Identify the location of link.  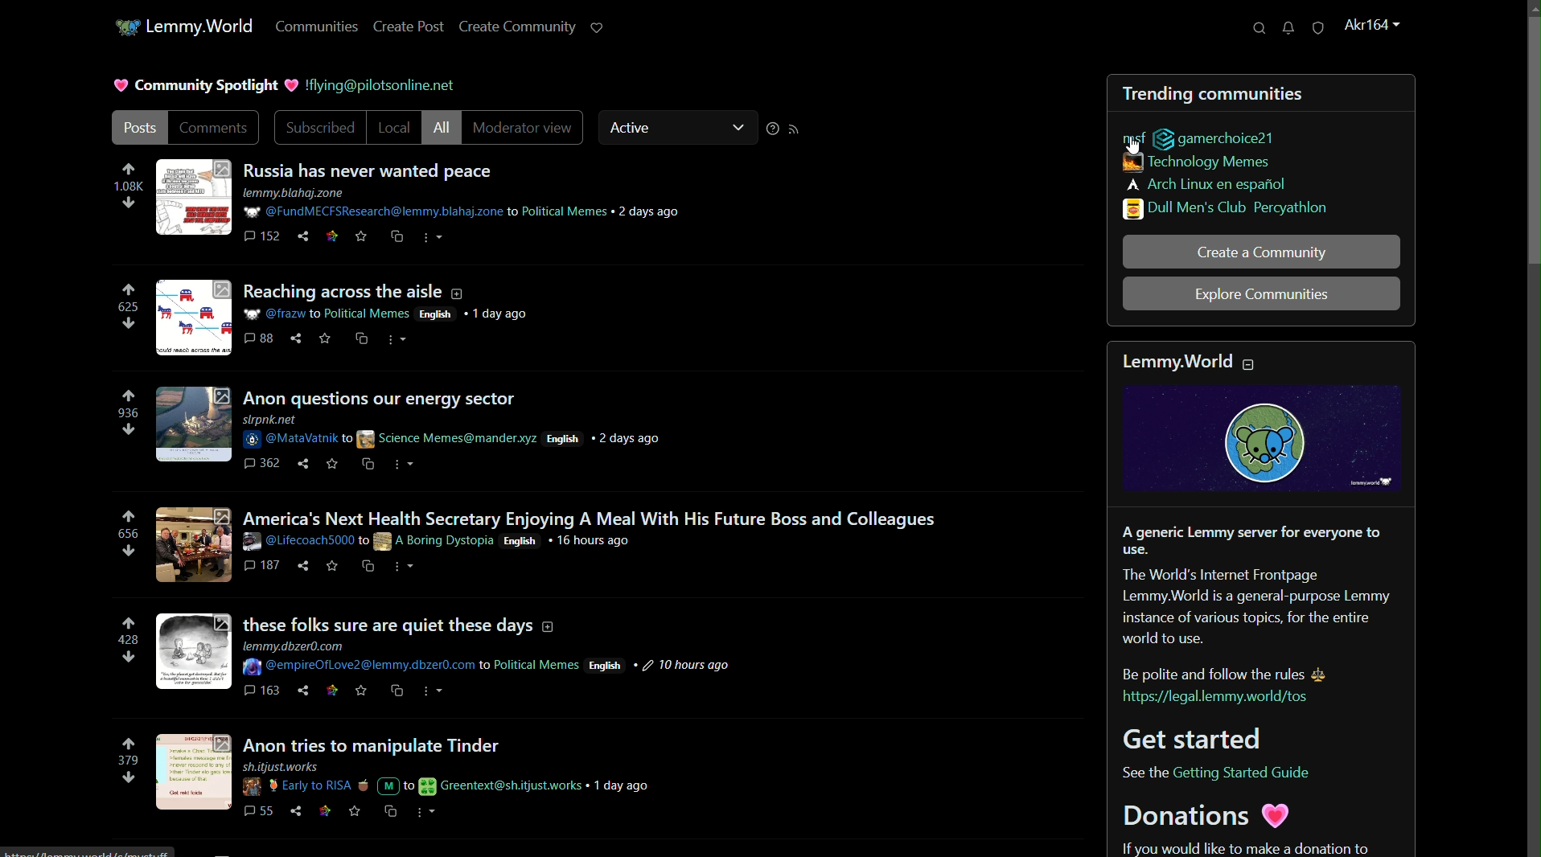
(334, 688).